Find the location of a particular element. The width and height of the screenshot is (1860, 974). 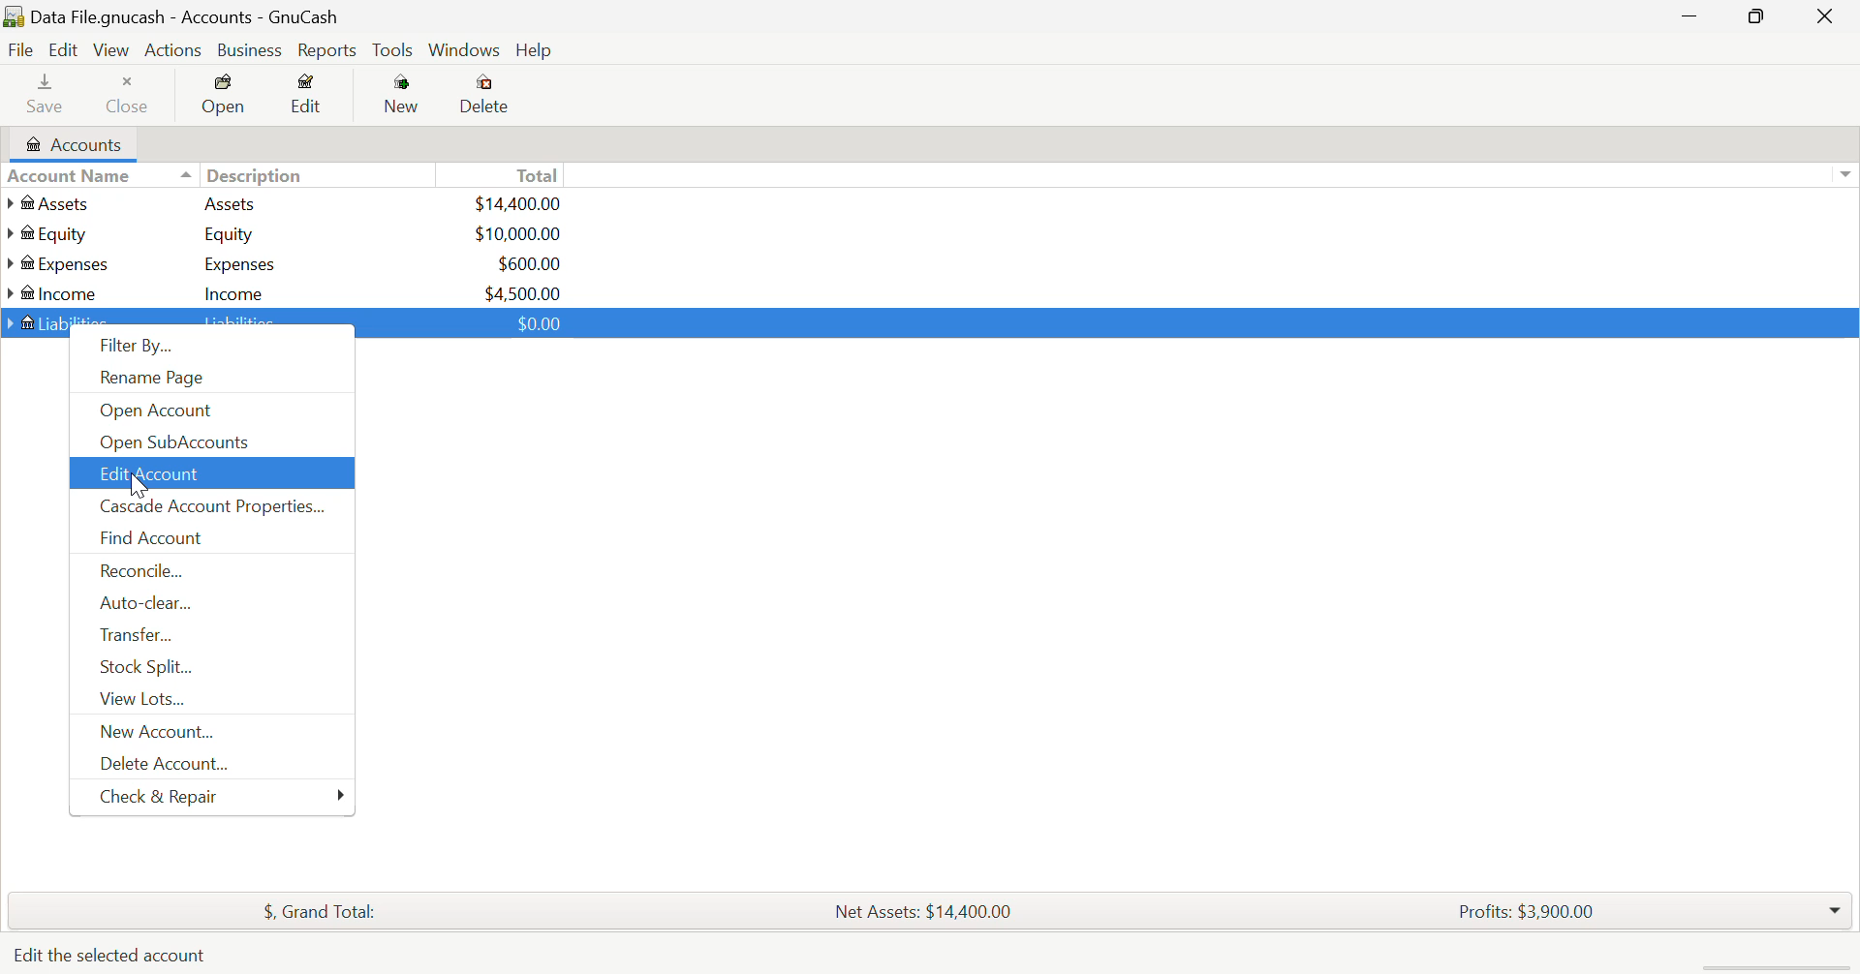

Income is located at coordinates (234, 292).